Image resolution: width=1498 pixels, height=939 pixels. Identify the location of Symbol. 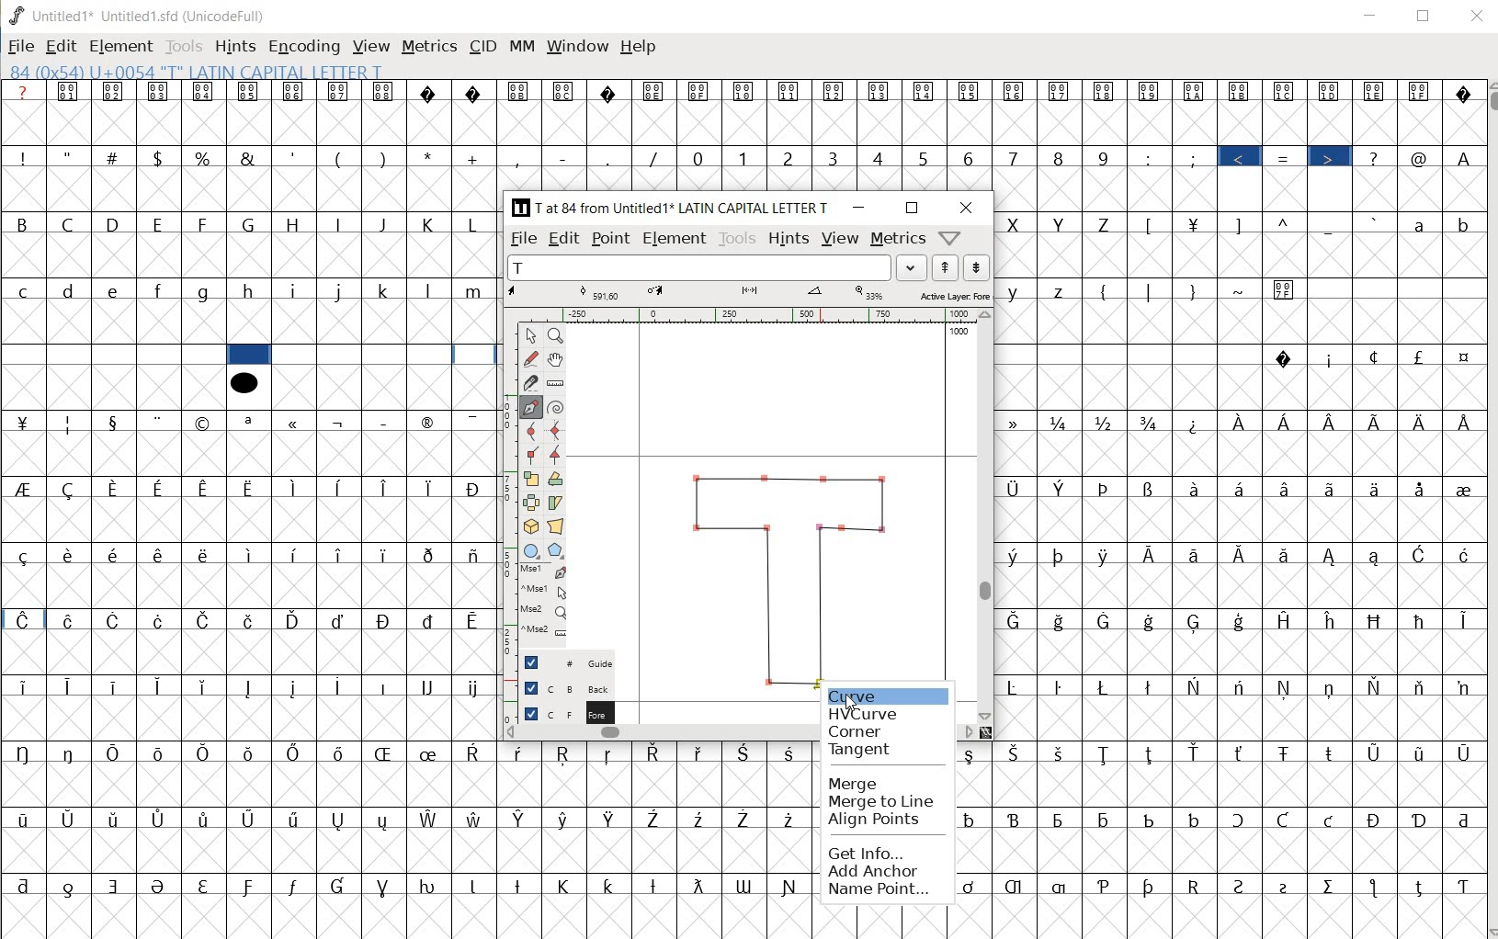
(474, 421).